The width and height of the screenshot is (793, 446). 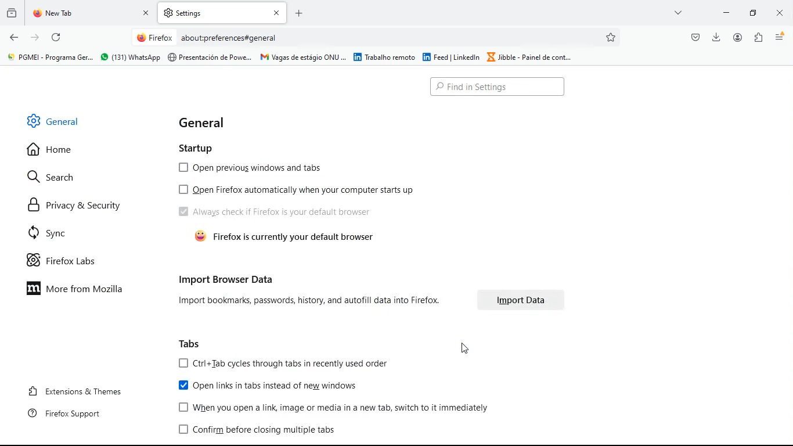 What do you see at coordinates (679, 12) in the screenshot?
I see `more` at bounding box center [679, 12].